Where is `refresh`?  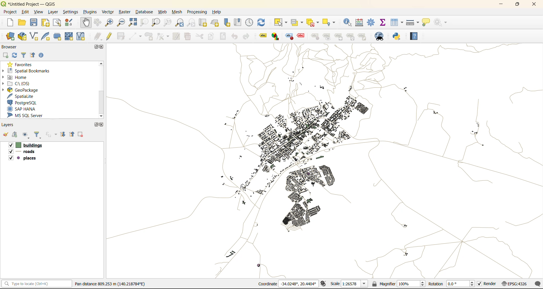
refresh is located at coordinates (261, 21).